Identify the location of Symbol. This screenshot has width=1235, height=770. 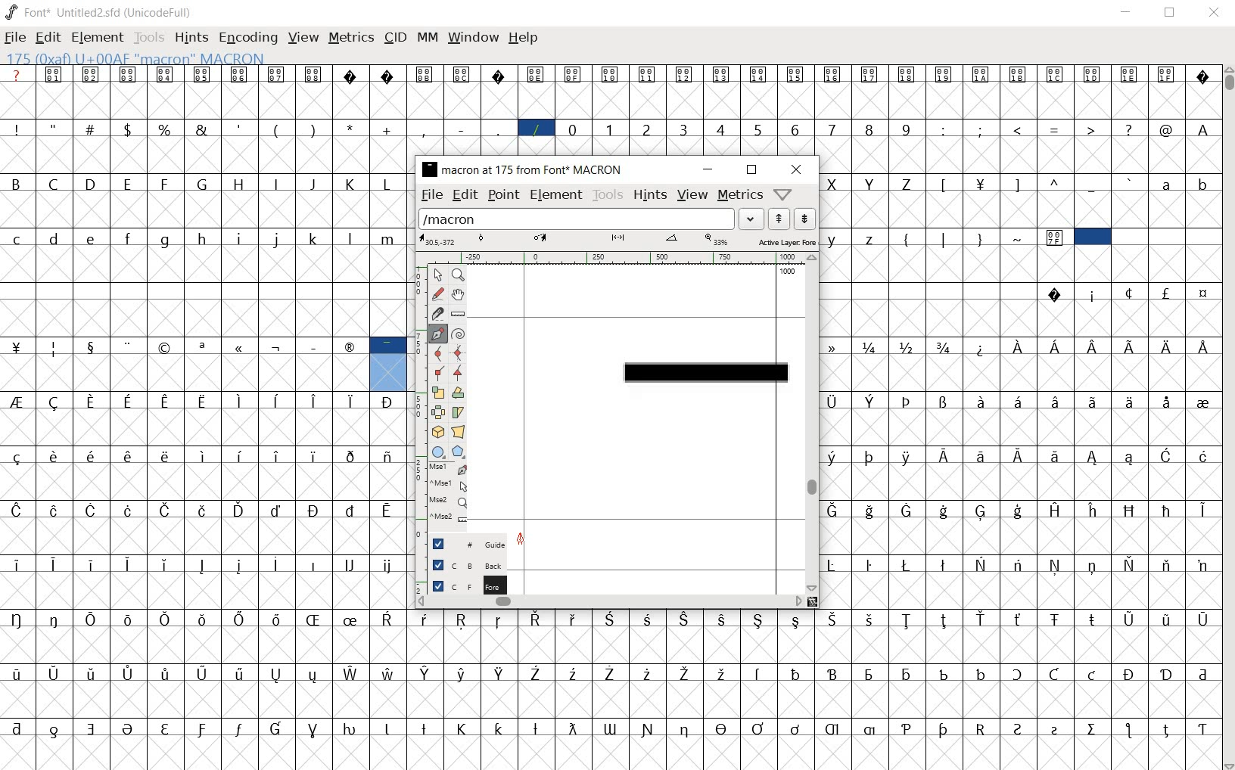
(18, 347).